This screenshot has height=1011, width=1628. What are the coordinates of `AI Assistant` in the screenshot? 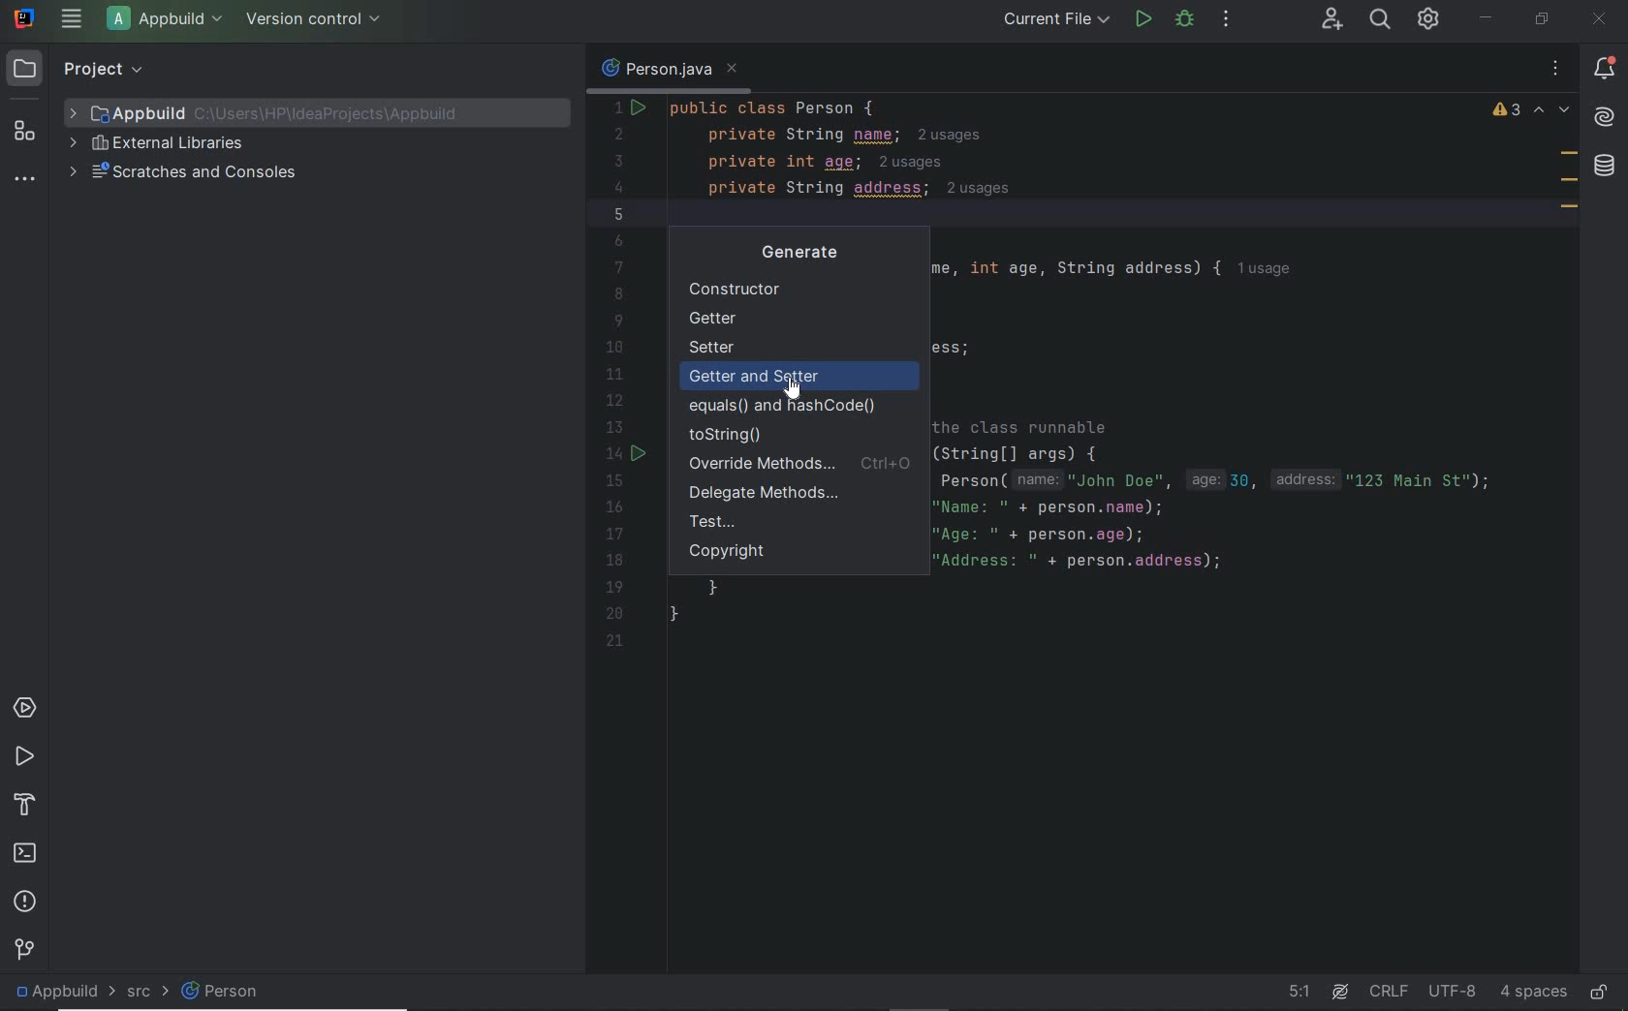 It's located at (1605, 119).